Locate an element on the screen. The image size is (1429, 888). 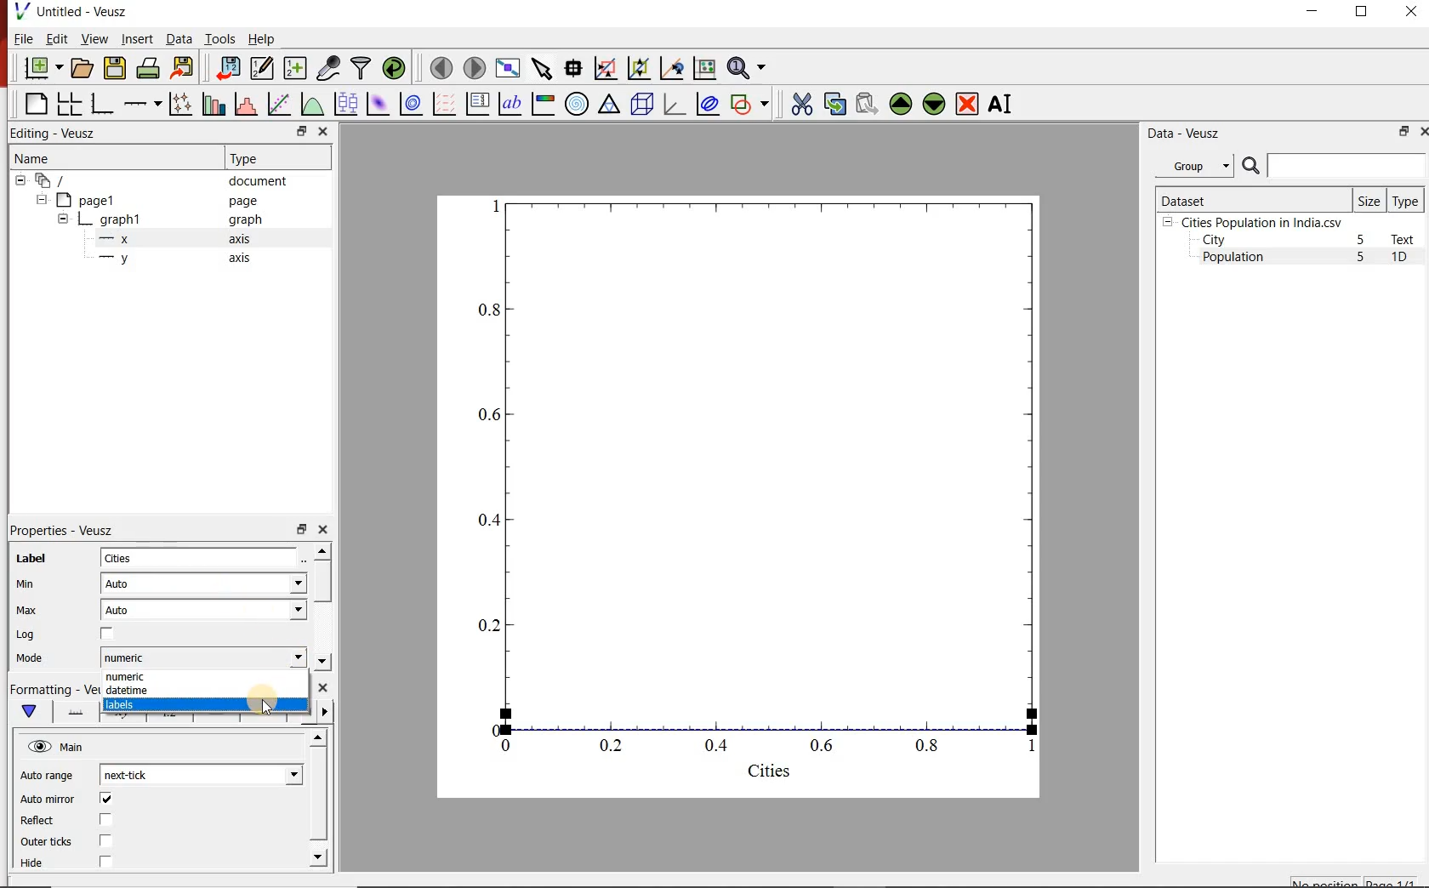
zoom functions menu is located at coordinates (749, 68).